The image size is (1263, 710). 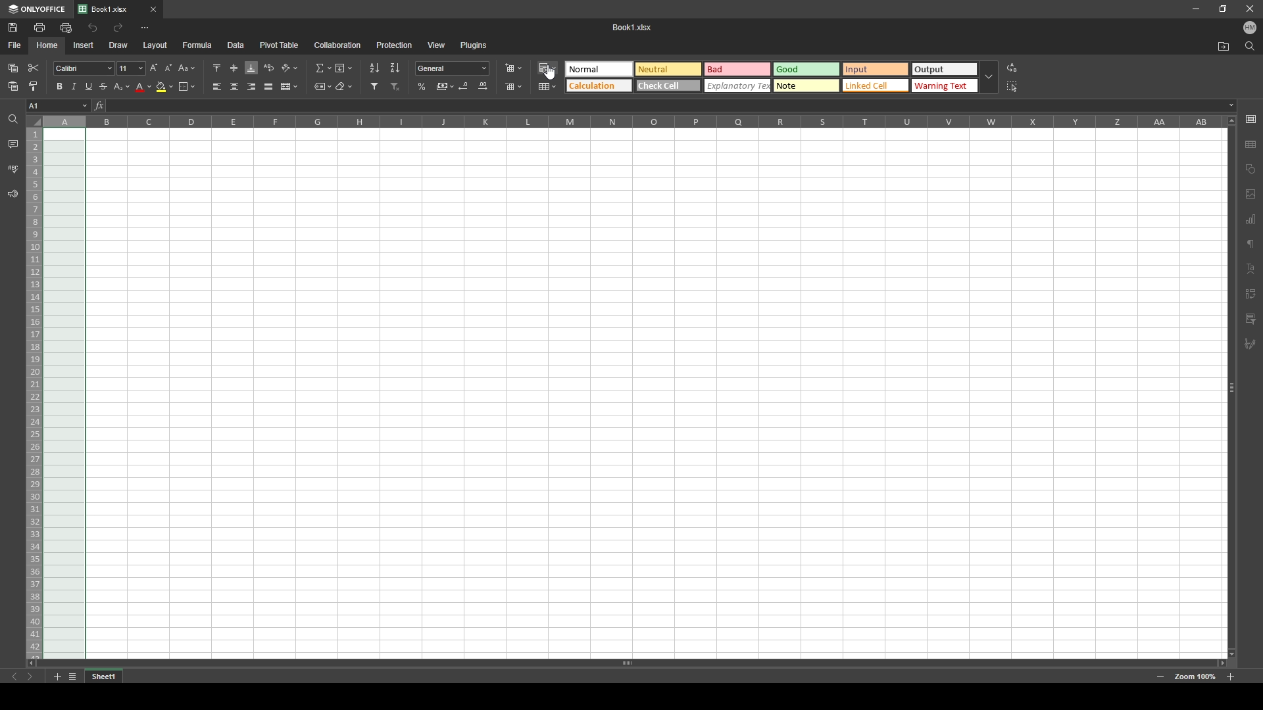 I want to click on paragraph, so click(x=1251, y=245).